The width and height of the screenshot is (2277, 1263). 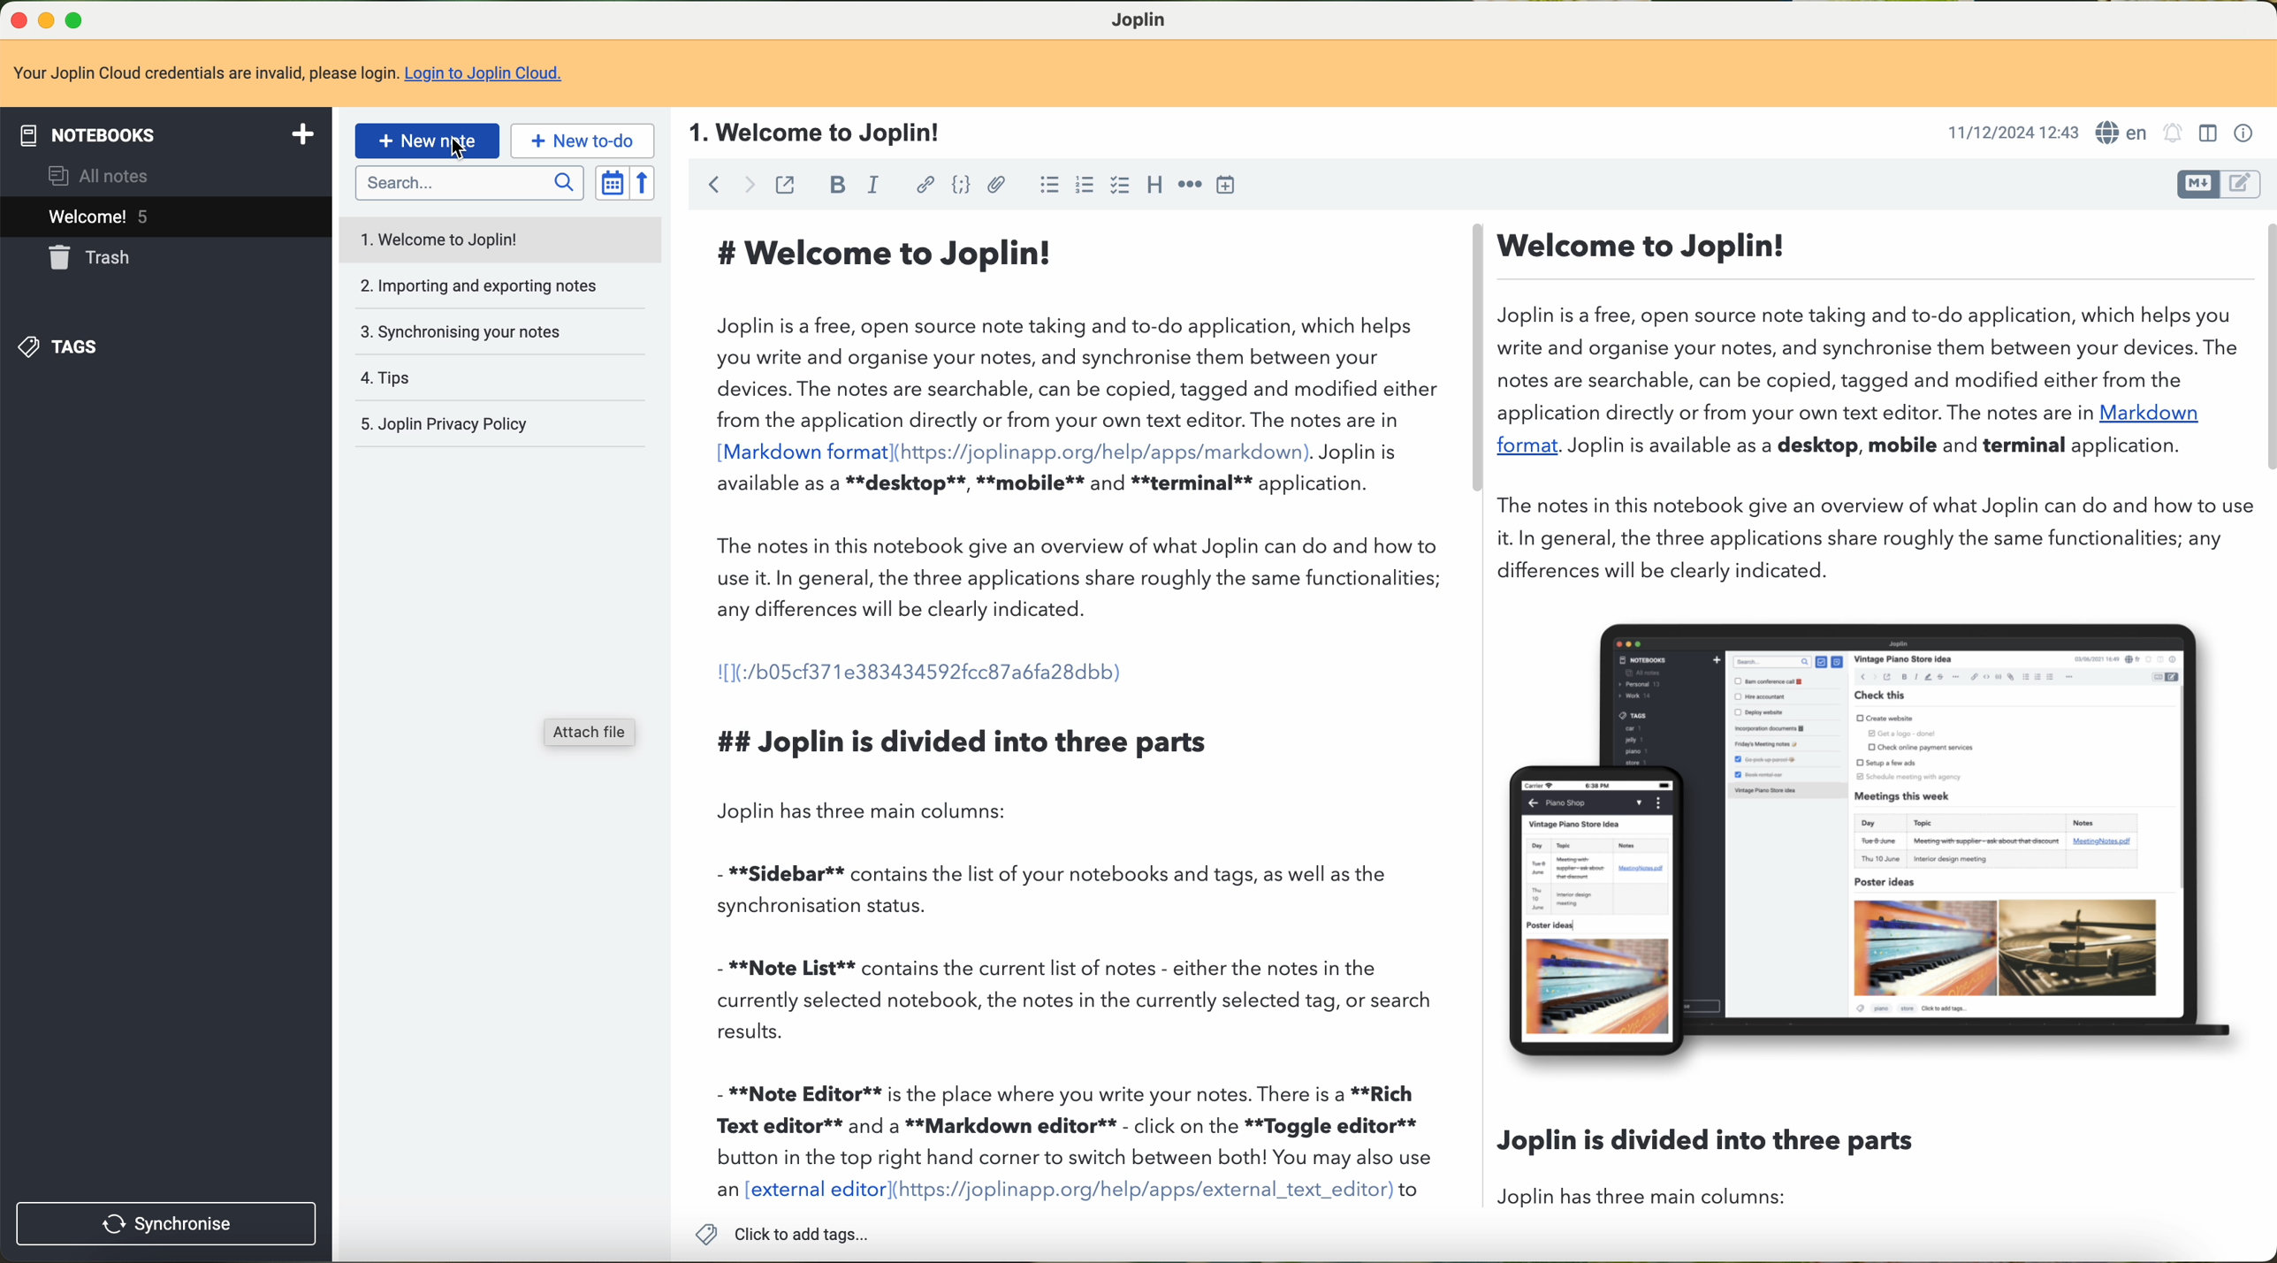 What do you see at coordinates (1050, 188) in the screenshot?
I see `bulleted list` at bounding box center [1050, 188].